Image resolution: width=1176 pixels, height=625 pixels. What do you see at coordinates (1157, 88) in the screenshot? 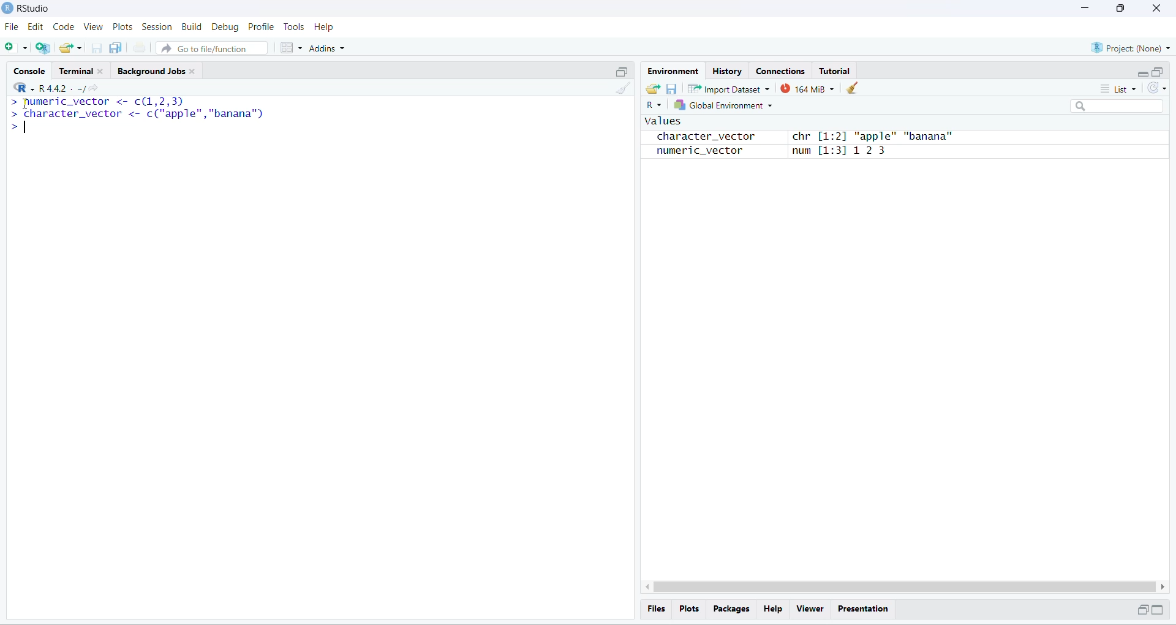
I see `refresh` at bounding box center [1157, 88].